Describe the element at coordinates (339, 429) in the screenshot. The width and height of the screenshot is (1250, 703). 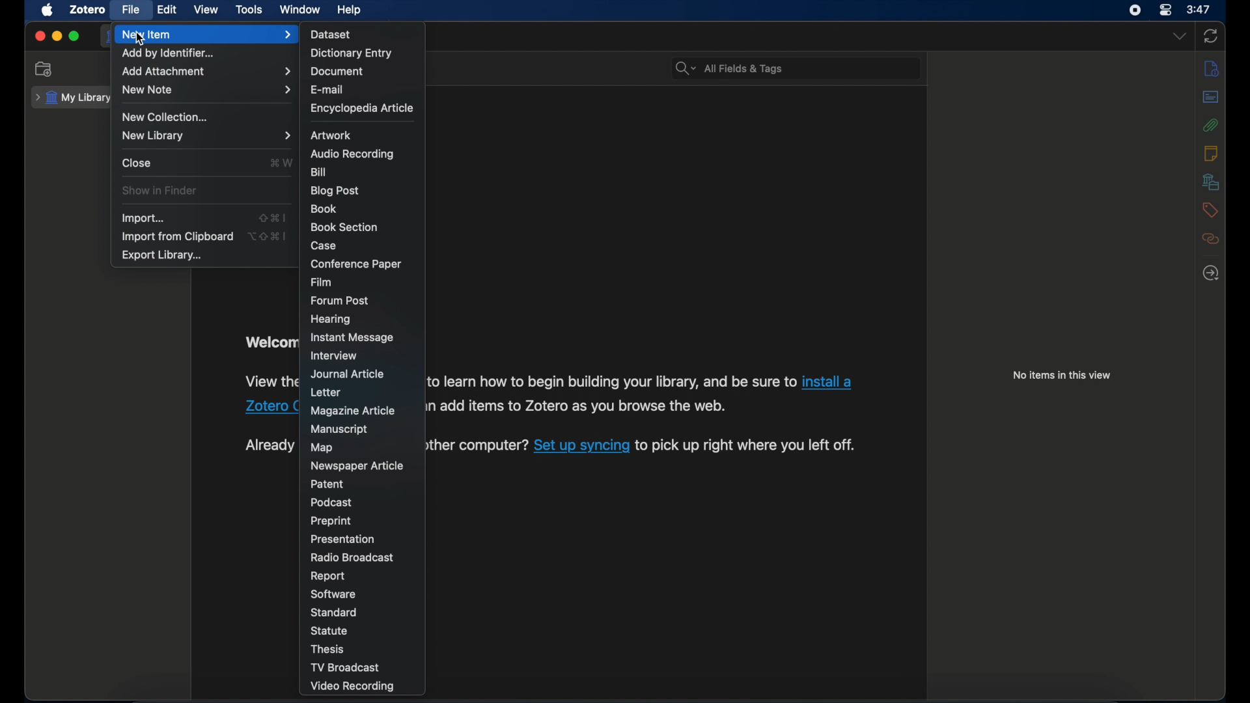
I see `manuscript` at that location.